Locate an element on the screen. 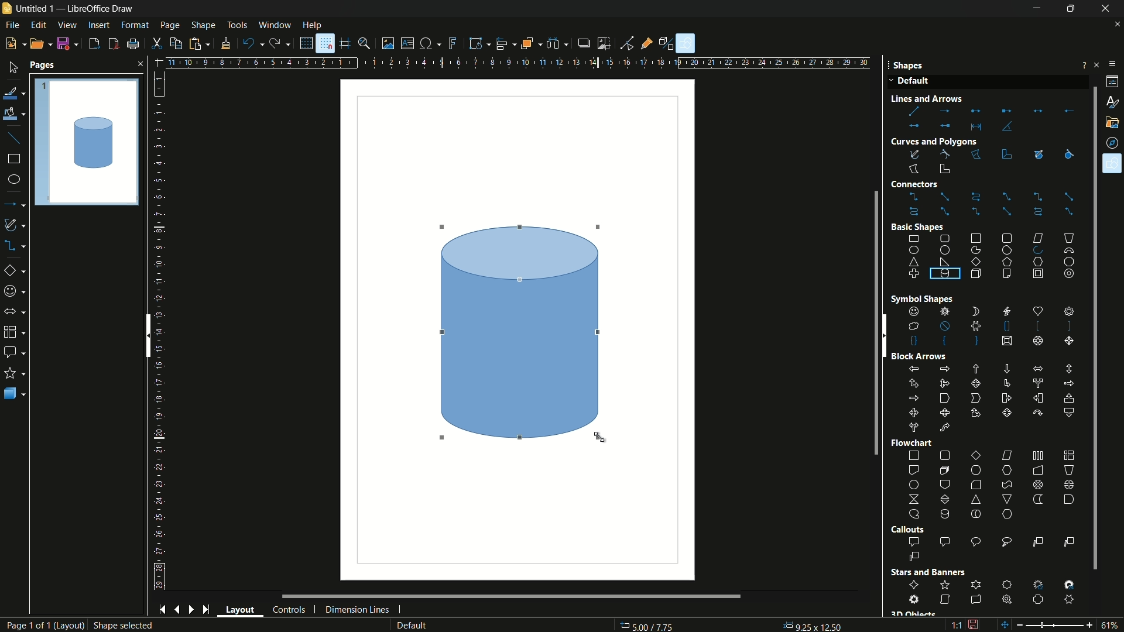  crop is located at coordinates (603, 43).